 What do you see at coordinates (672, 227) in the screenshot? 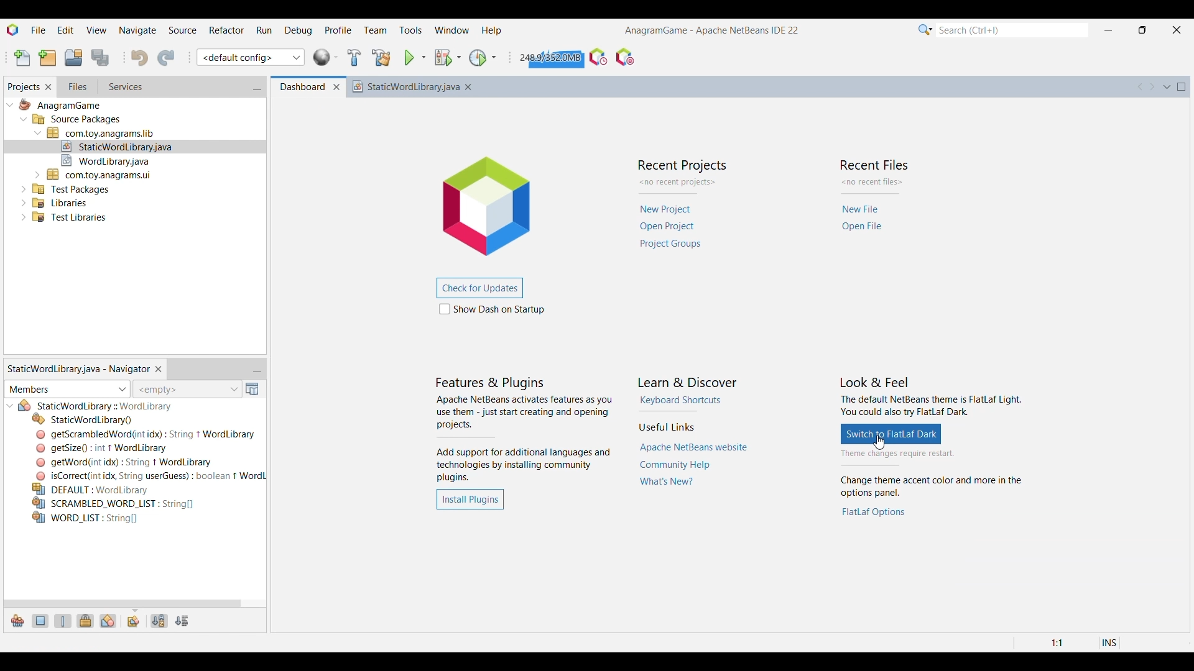
I see `Recent projects` at bounding box center [672, 227].